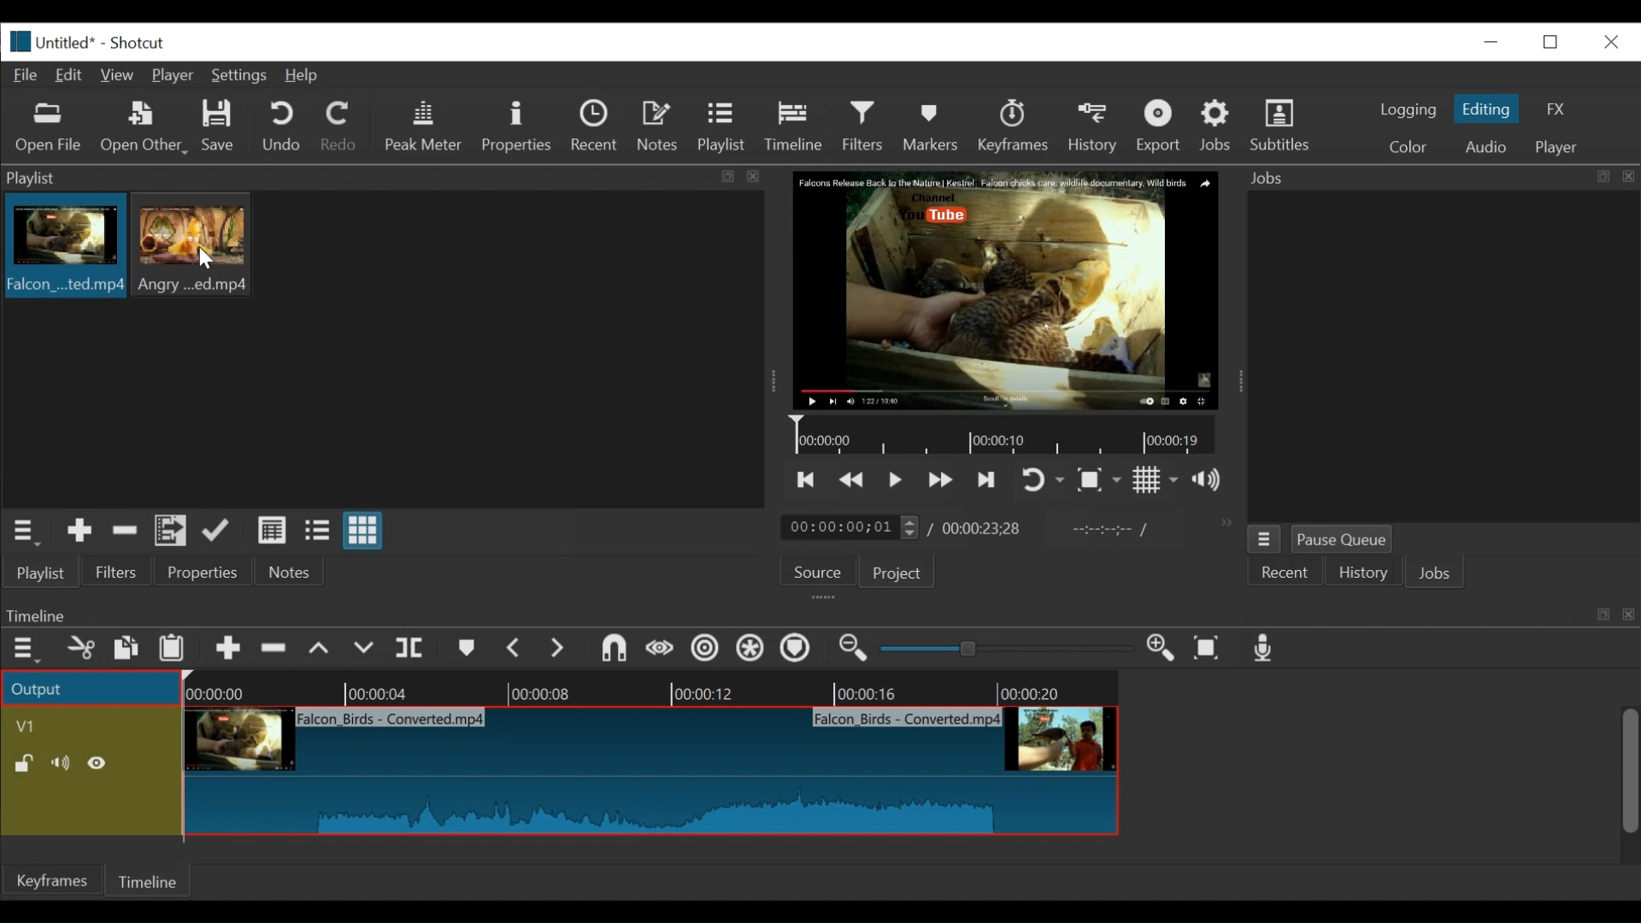 This screenshot has width=1641, height=923. I want to click on (un)lock track, so click(24, 763).